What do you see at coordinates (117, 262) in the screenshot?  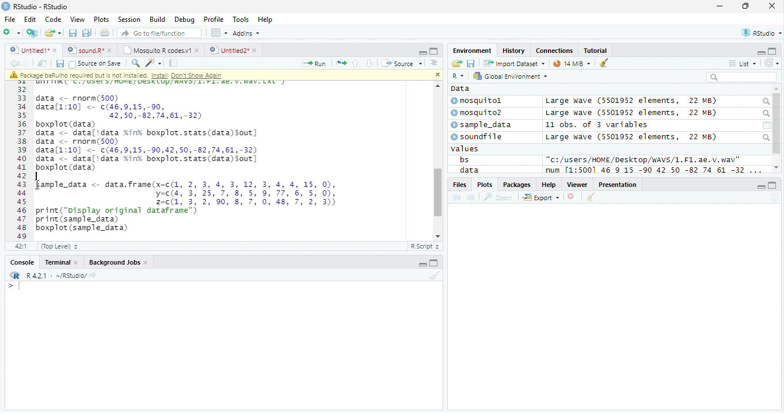 I see `Background Jobs` at bounding box center [117, 262].